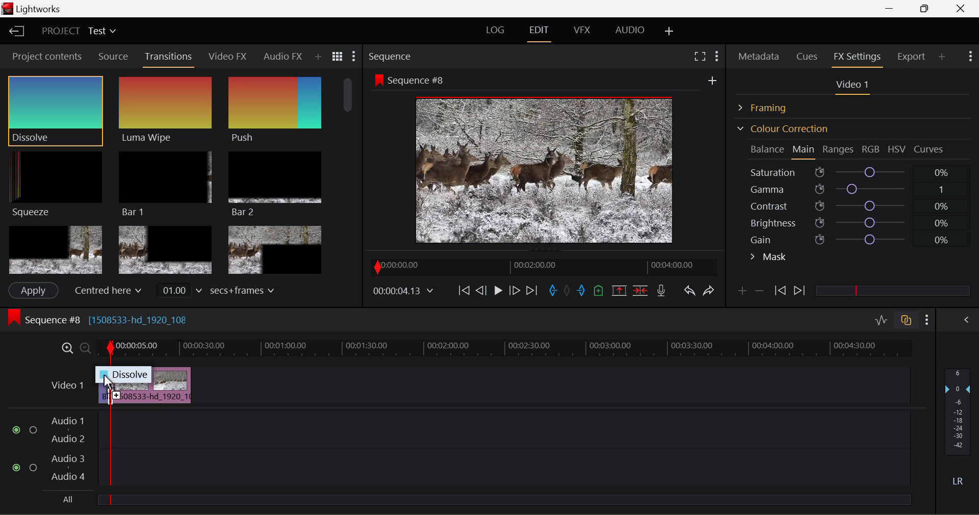  Describe the element at coordinates (770, 106) in the screenshot. I see `Framing Section` at that location.